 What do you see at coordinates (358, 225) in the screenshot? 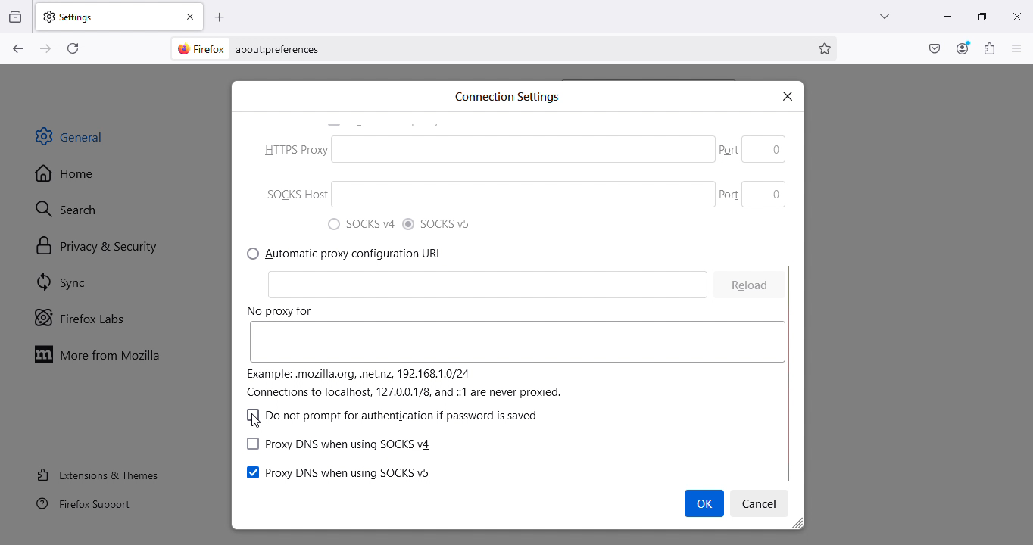
I see `) Use system proxy settings` at bounding box center [358, 225].